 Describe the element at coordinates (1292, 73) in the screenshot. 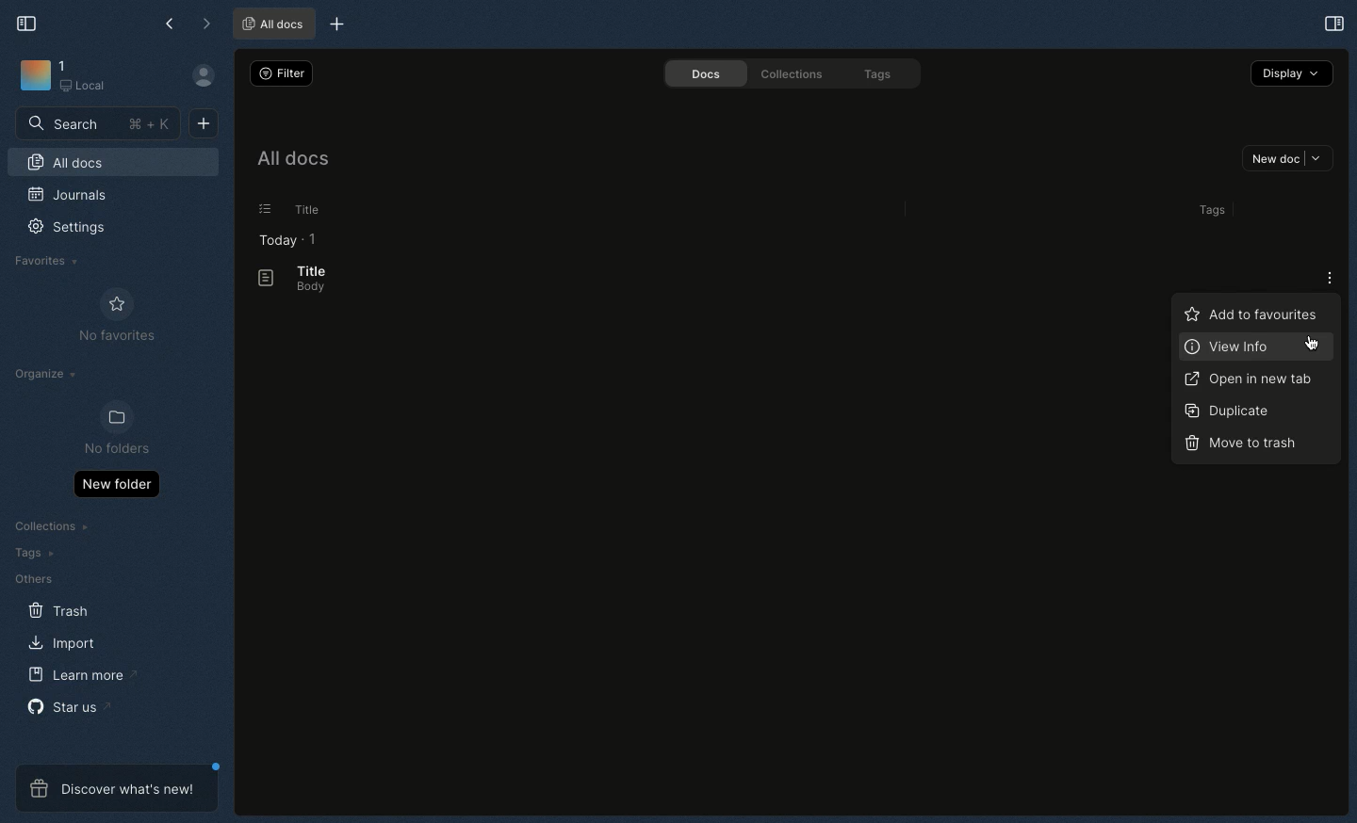

I see `Display` at that location.